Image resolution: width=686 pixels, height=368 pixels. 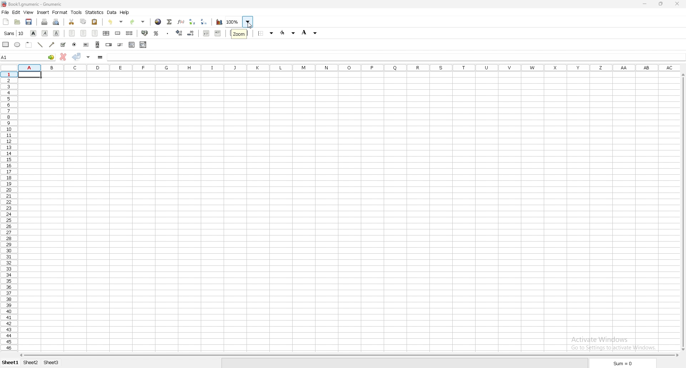 I want to click on cursor description, so click(x=240, y=34).